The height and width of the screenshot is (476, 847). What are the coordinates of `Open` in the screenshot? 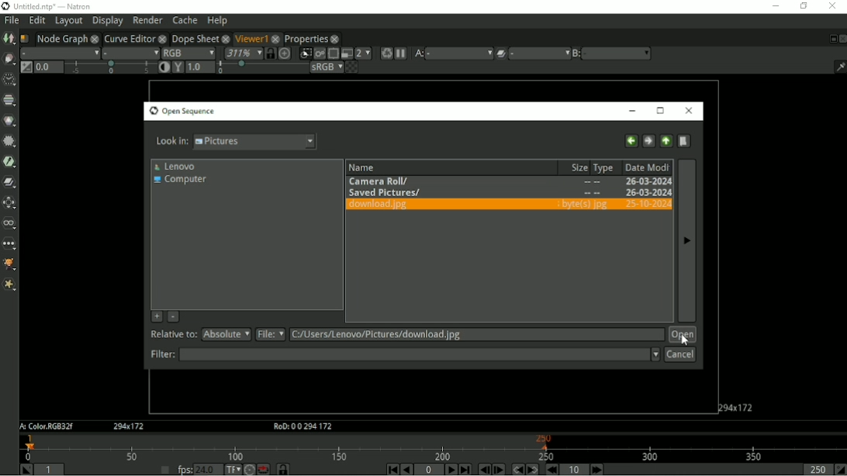 It's located at (681, 335).